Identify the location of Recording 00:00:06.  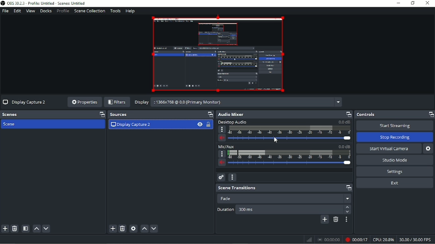
(355, 240).